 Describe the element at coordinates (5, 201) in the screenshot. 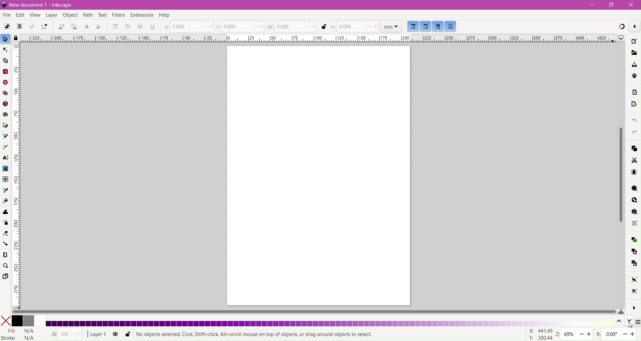

I see `Paint Bucket Tool` at that location.